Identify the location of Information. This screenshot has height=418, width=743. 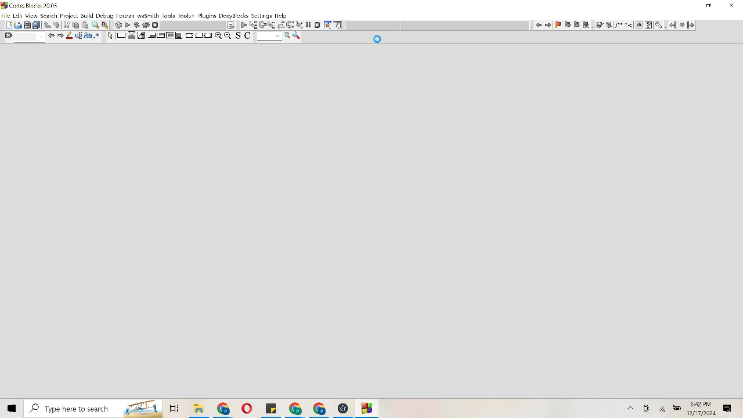
(338, 26).